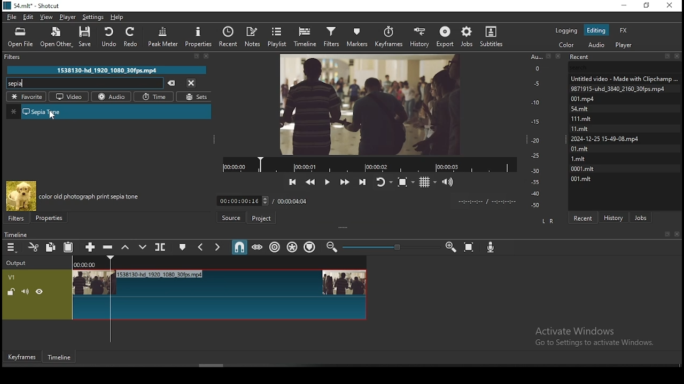  I want to click on video preview, so click(364, 103).